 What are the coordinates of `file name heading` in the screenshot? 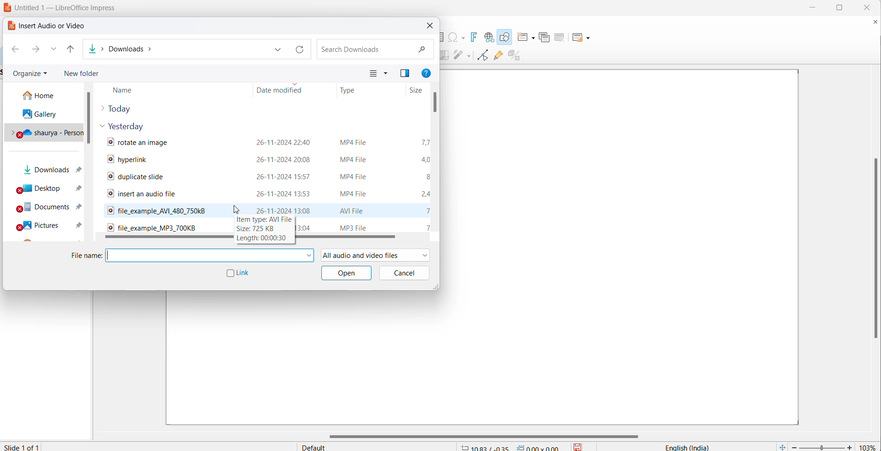 It's located at (86, 257).